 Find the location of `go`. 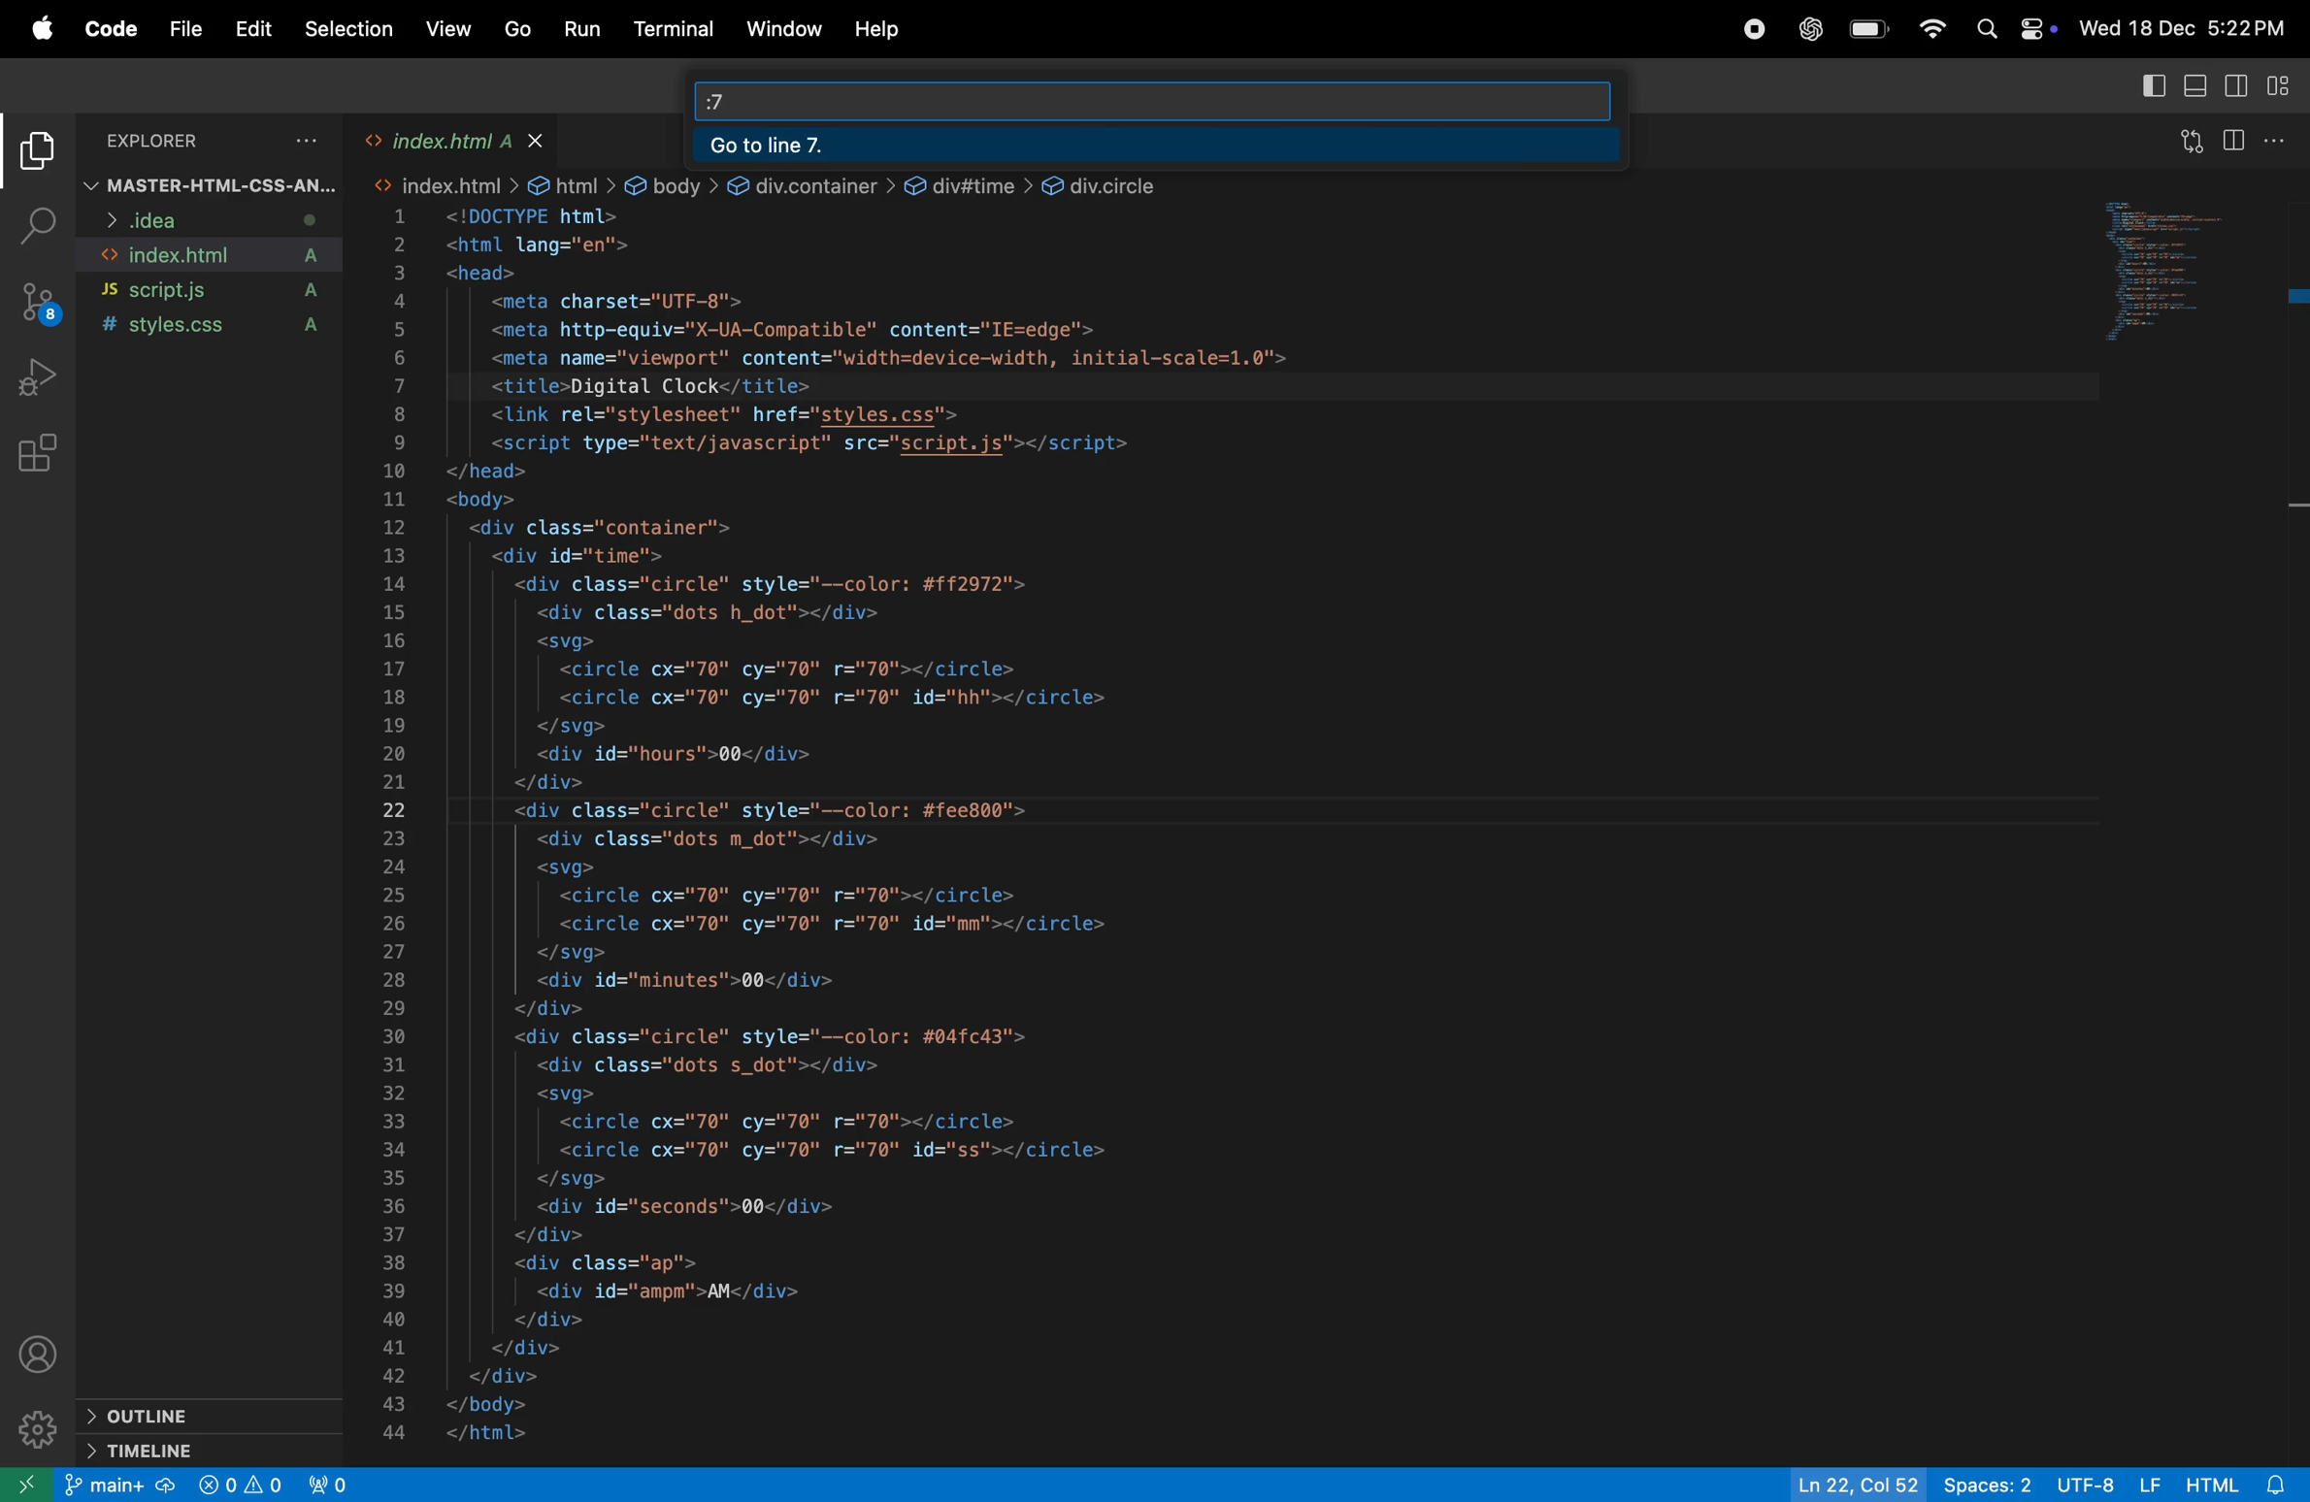

go is located at coordinates (520, 31).